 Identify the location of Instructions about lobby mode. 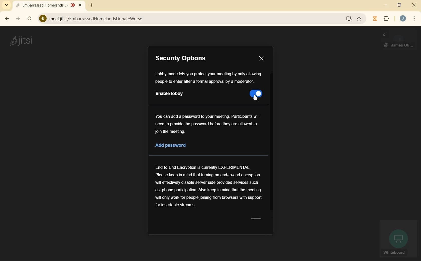
(207, 78).